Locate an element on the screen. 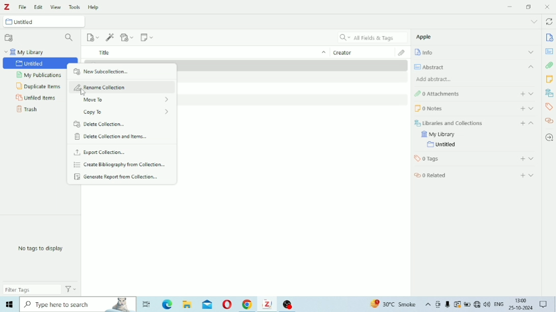   is located at coordinates (245, 304).